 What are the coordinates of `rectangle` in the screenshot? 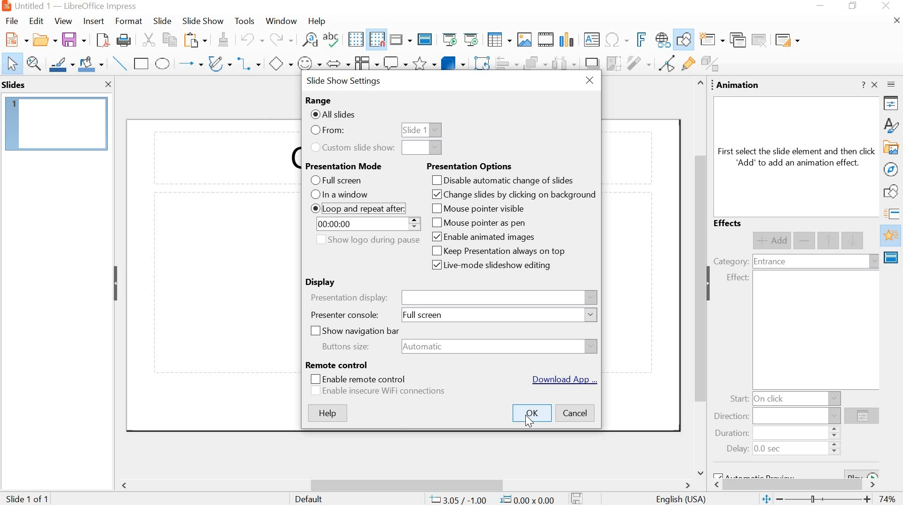 It's located at (142, 63).